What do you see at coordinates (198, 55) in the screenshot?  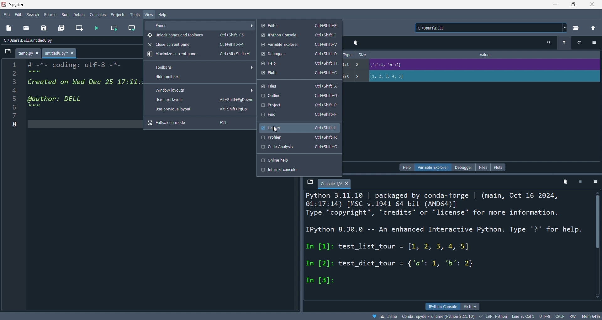 I see `maximize current pane` at bounding box center [198, 55].